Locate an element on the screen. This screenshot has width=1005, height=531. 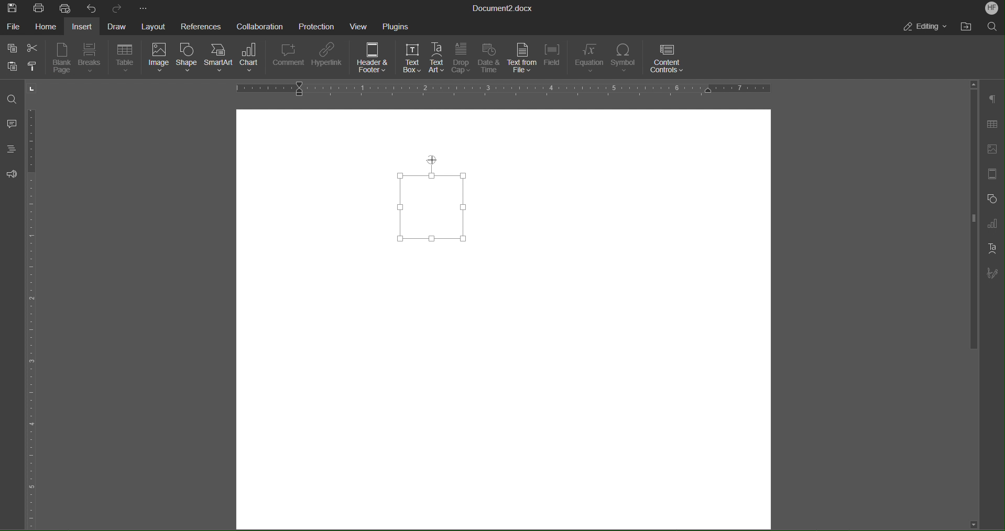
Content Controls is located at coordinates (668, 58).